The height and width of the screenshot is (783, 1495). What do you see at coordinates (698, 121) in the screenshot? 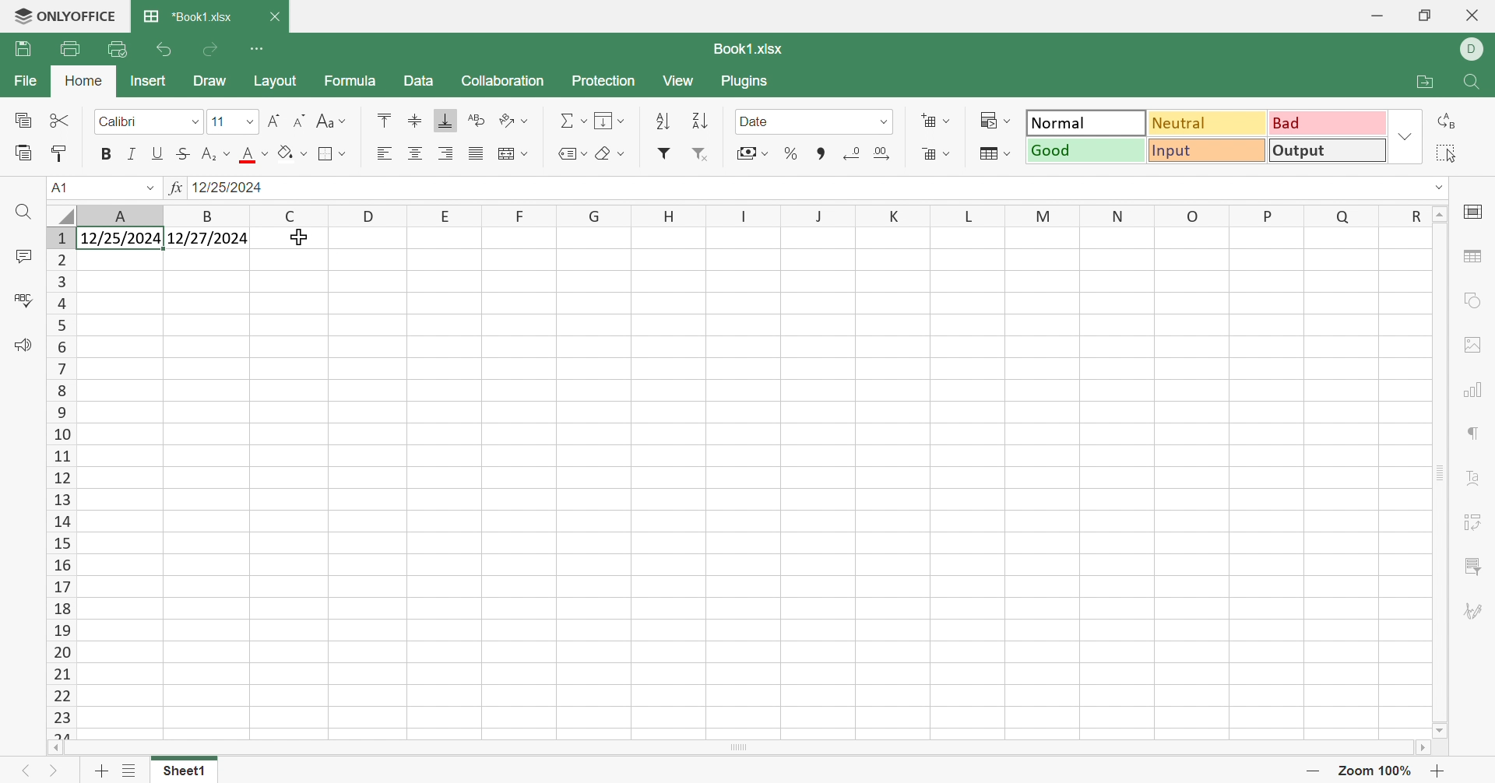
I see `Descending order` at bounding box center [698, 121].